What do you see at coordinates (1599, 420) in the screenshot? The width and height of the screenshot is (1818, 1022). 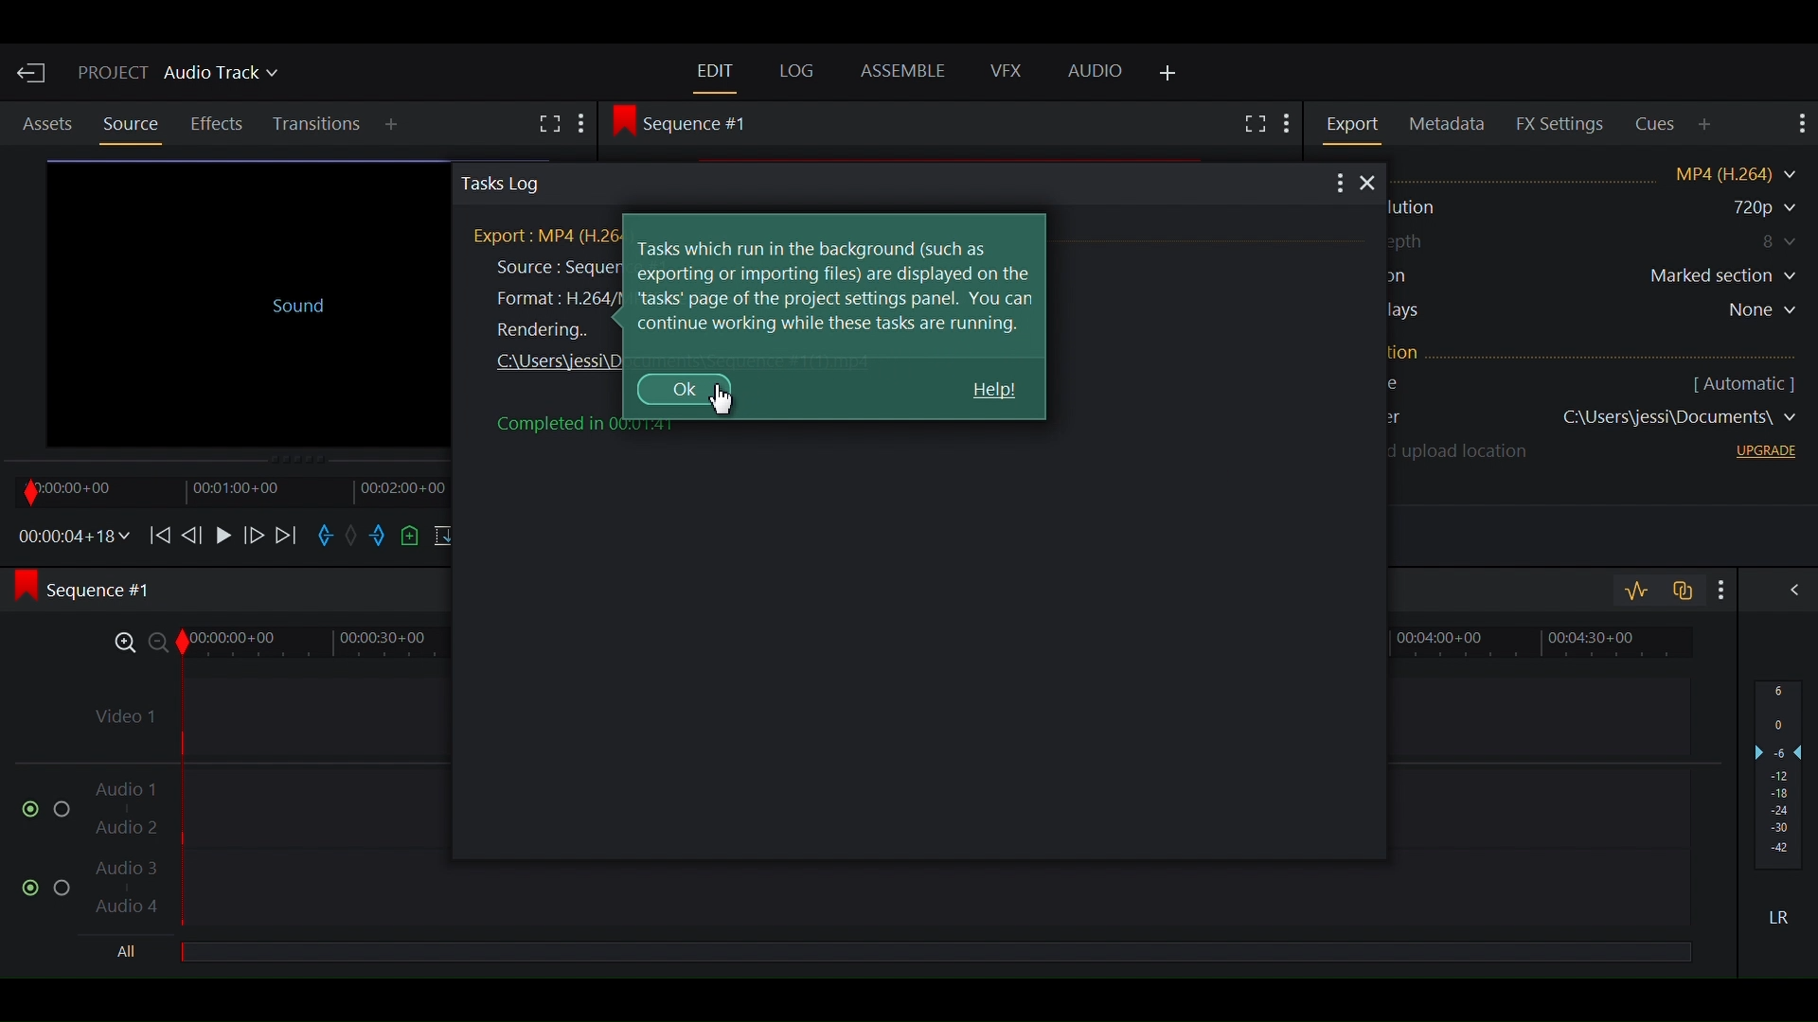 I see `Folder` at bounding box center [1599, 420].